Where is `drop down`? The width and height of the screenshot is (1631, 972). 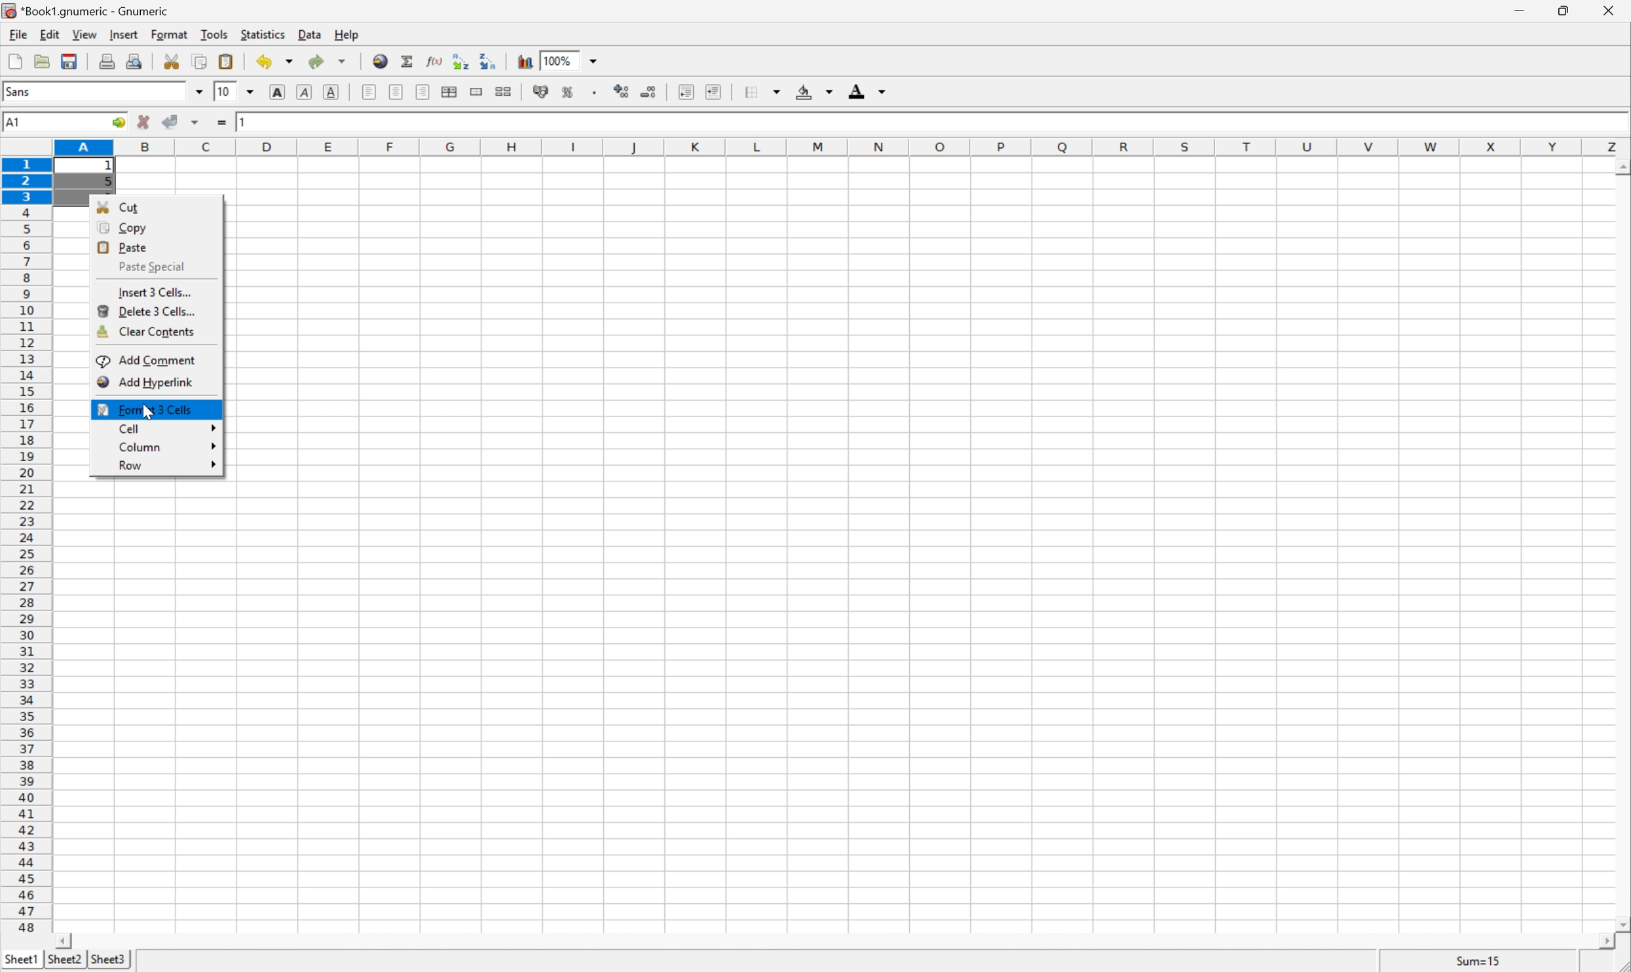
drop down is located at coordinates (254, 92).